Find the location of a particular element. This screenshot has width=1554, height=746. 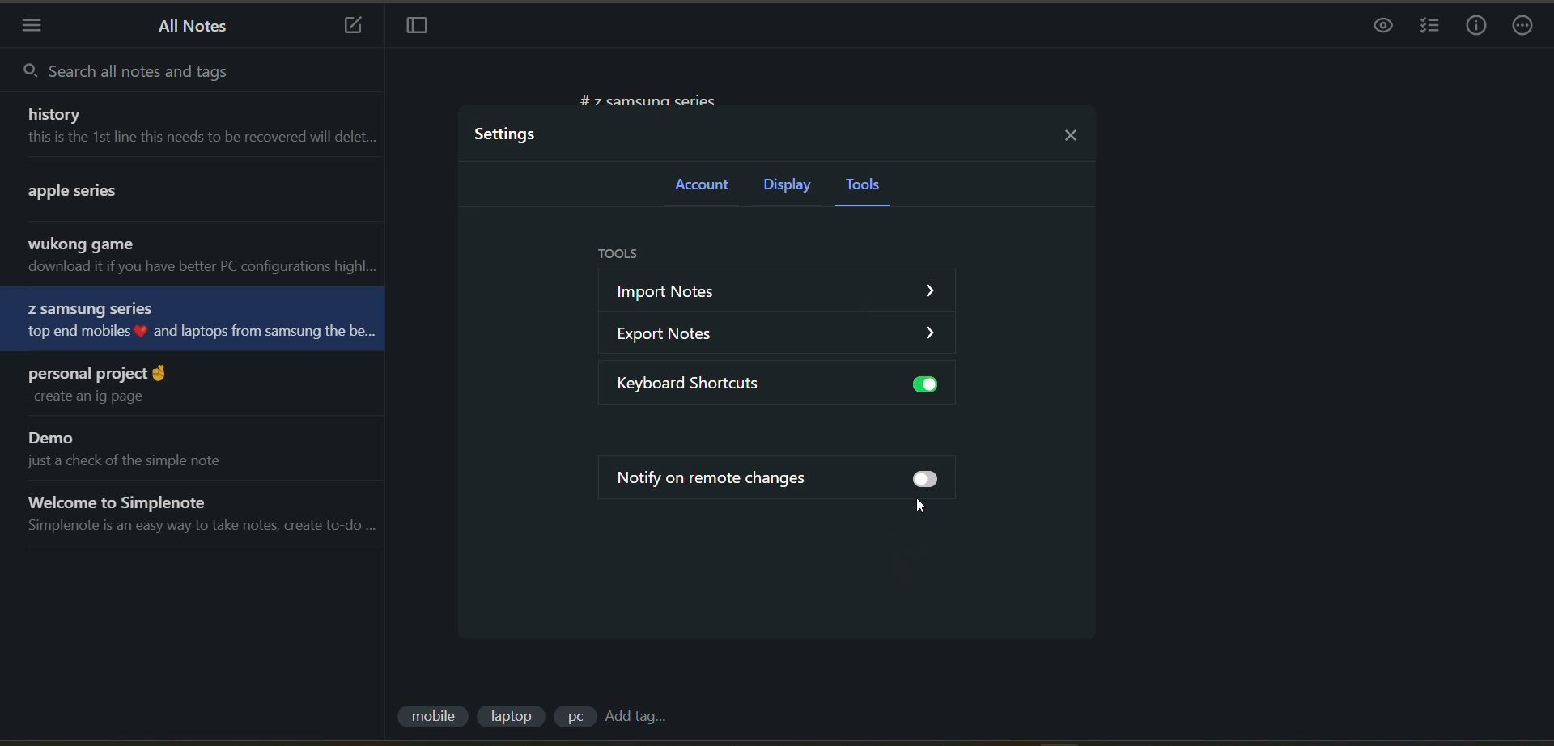

add tag is located at coordinates (641, 717).